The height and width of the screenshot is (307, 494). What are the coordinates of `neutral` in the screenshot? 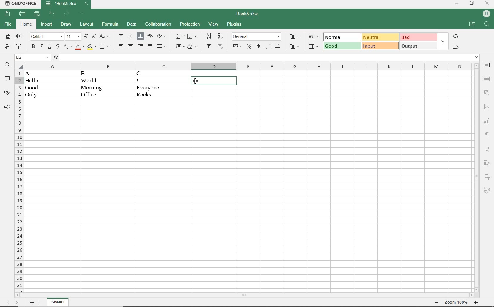 It's located at (380, 37).